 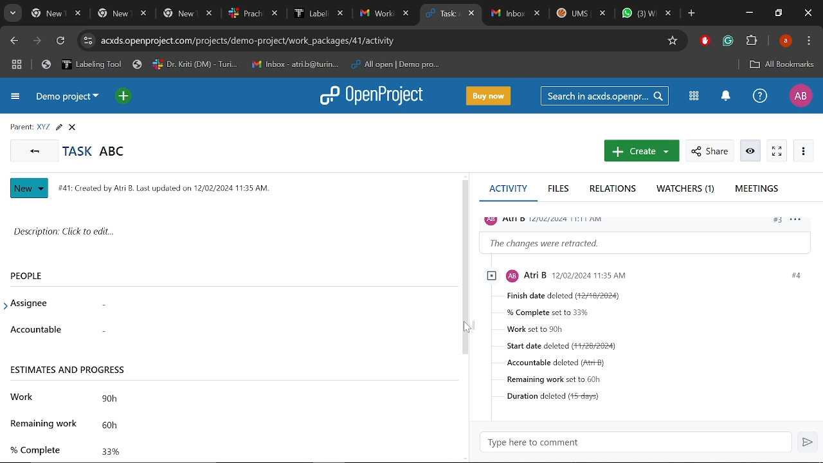 I want to click on Close, so click(x=808, y=14).